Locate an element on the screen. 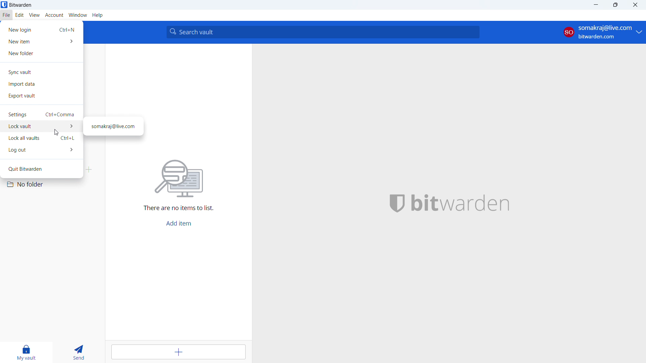 This screenshot has width=646, height=363. import date is located at coordinates (42, 84).